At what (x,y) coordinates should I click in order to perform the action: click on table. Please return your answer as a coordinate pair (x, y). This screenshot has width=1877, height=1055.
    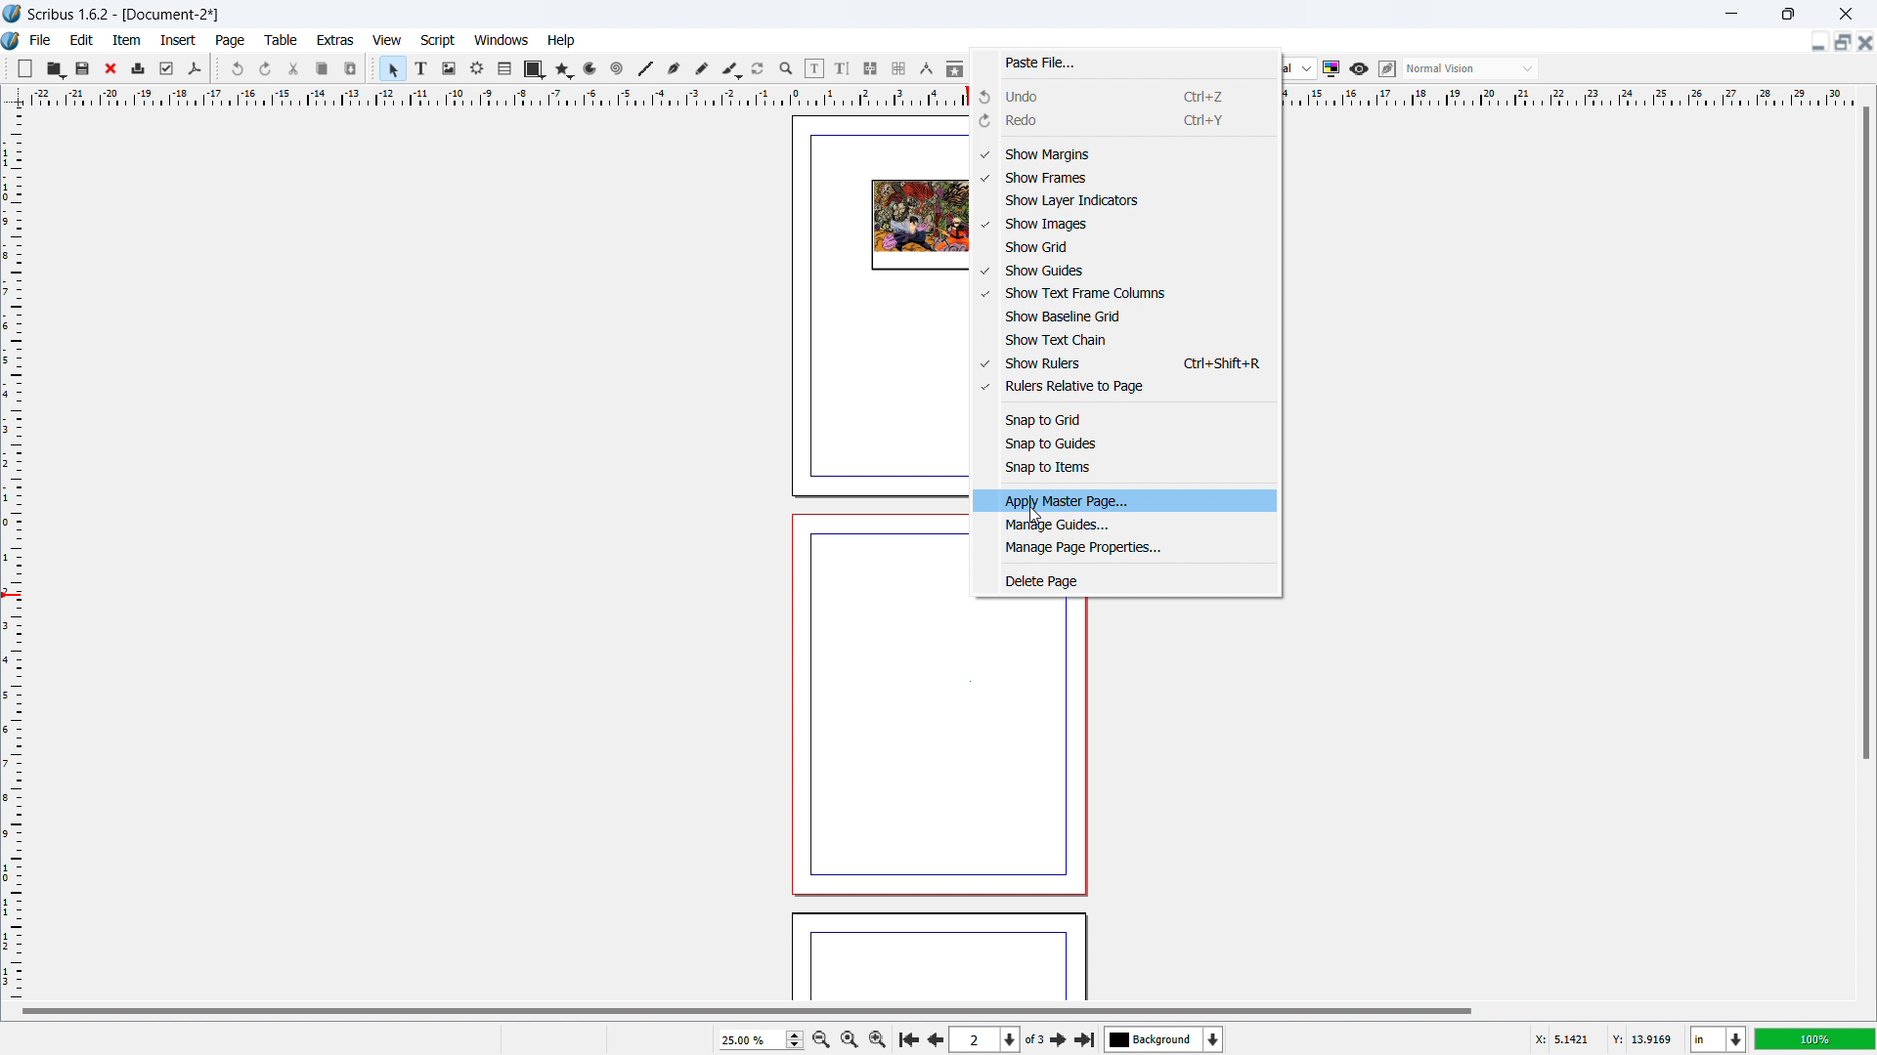
    Looking at the image, I should click on (505, 69).